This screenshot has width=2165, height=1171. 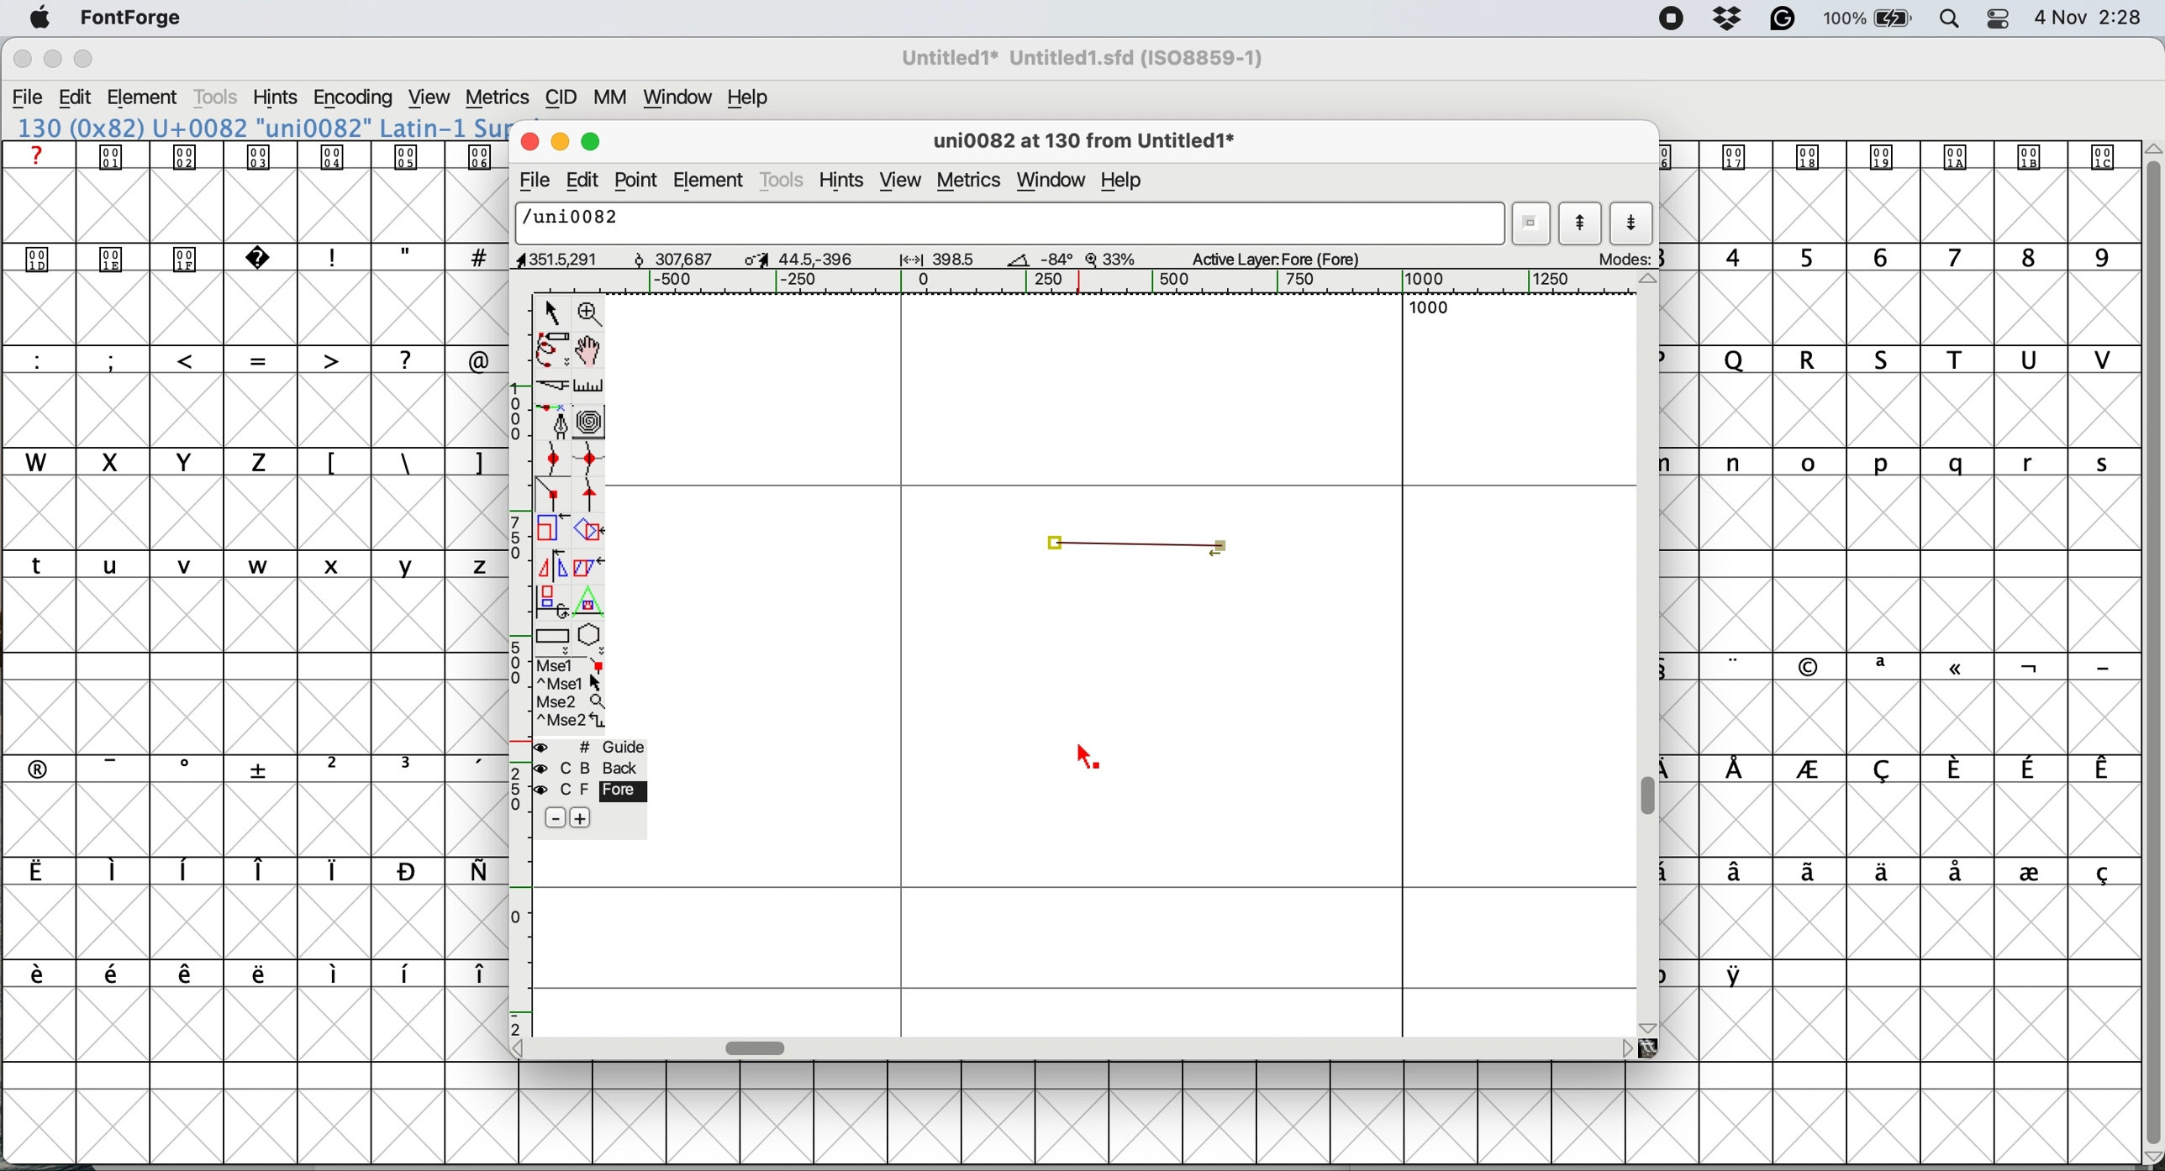 I want to click on symbols, so click(x=1920, y=769).